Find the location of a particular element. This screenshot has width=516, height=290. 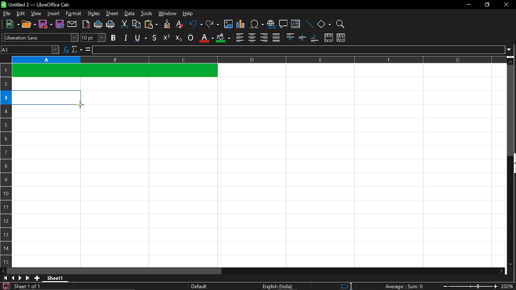

print is located at coordinates (111, 25).